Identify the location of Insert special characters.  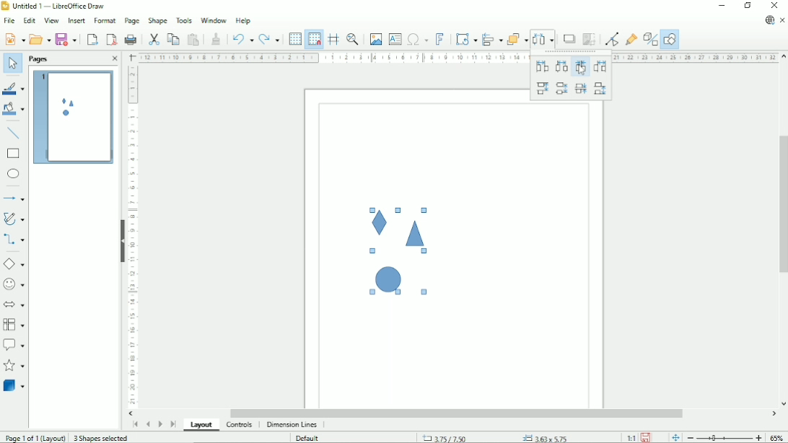
(417, 39).